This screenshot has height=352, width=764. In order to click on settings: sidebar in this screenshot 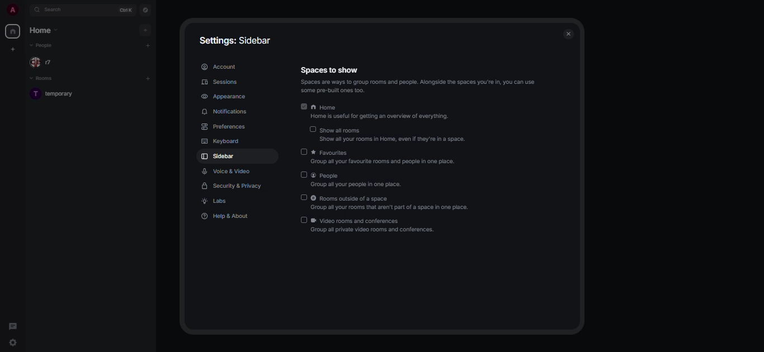, I will do `click(236, 40)`.